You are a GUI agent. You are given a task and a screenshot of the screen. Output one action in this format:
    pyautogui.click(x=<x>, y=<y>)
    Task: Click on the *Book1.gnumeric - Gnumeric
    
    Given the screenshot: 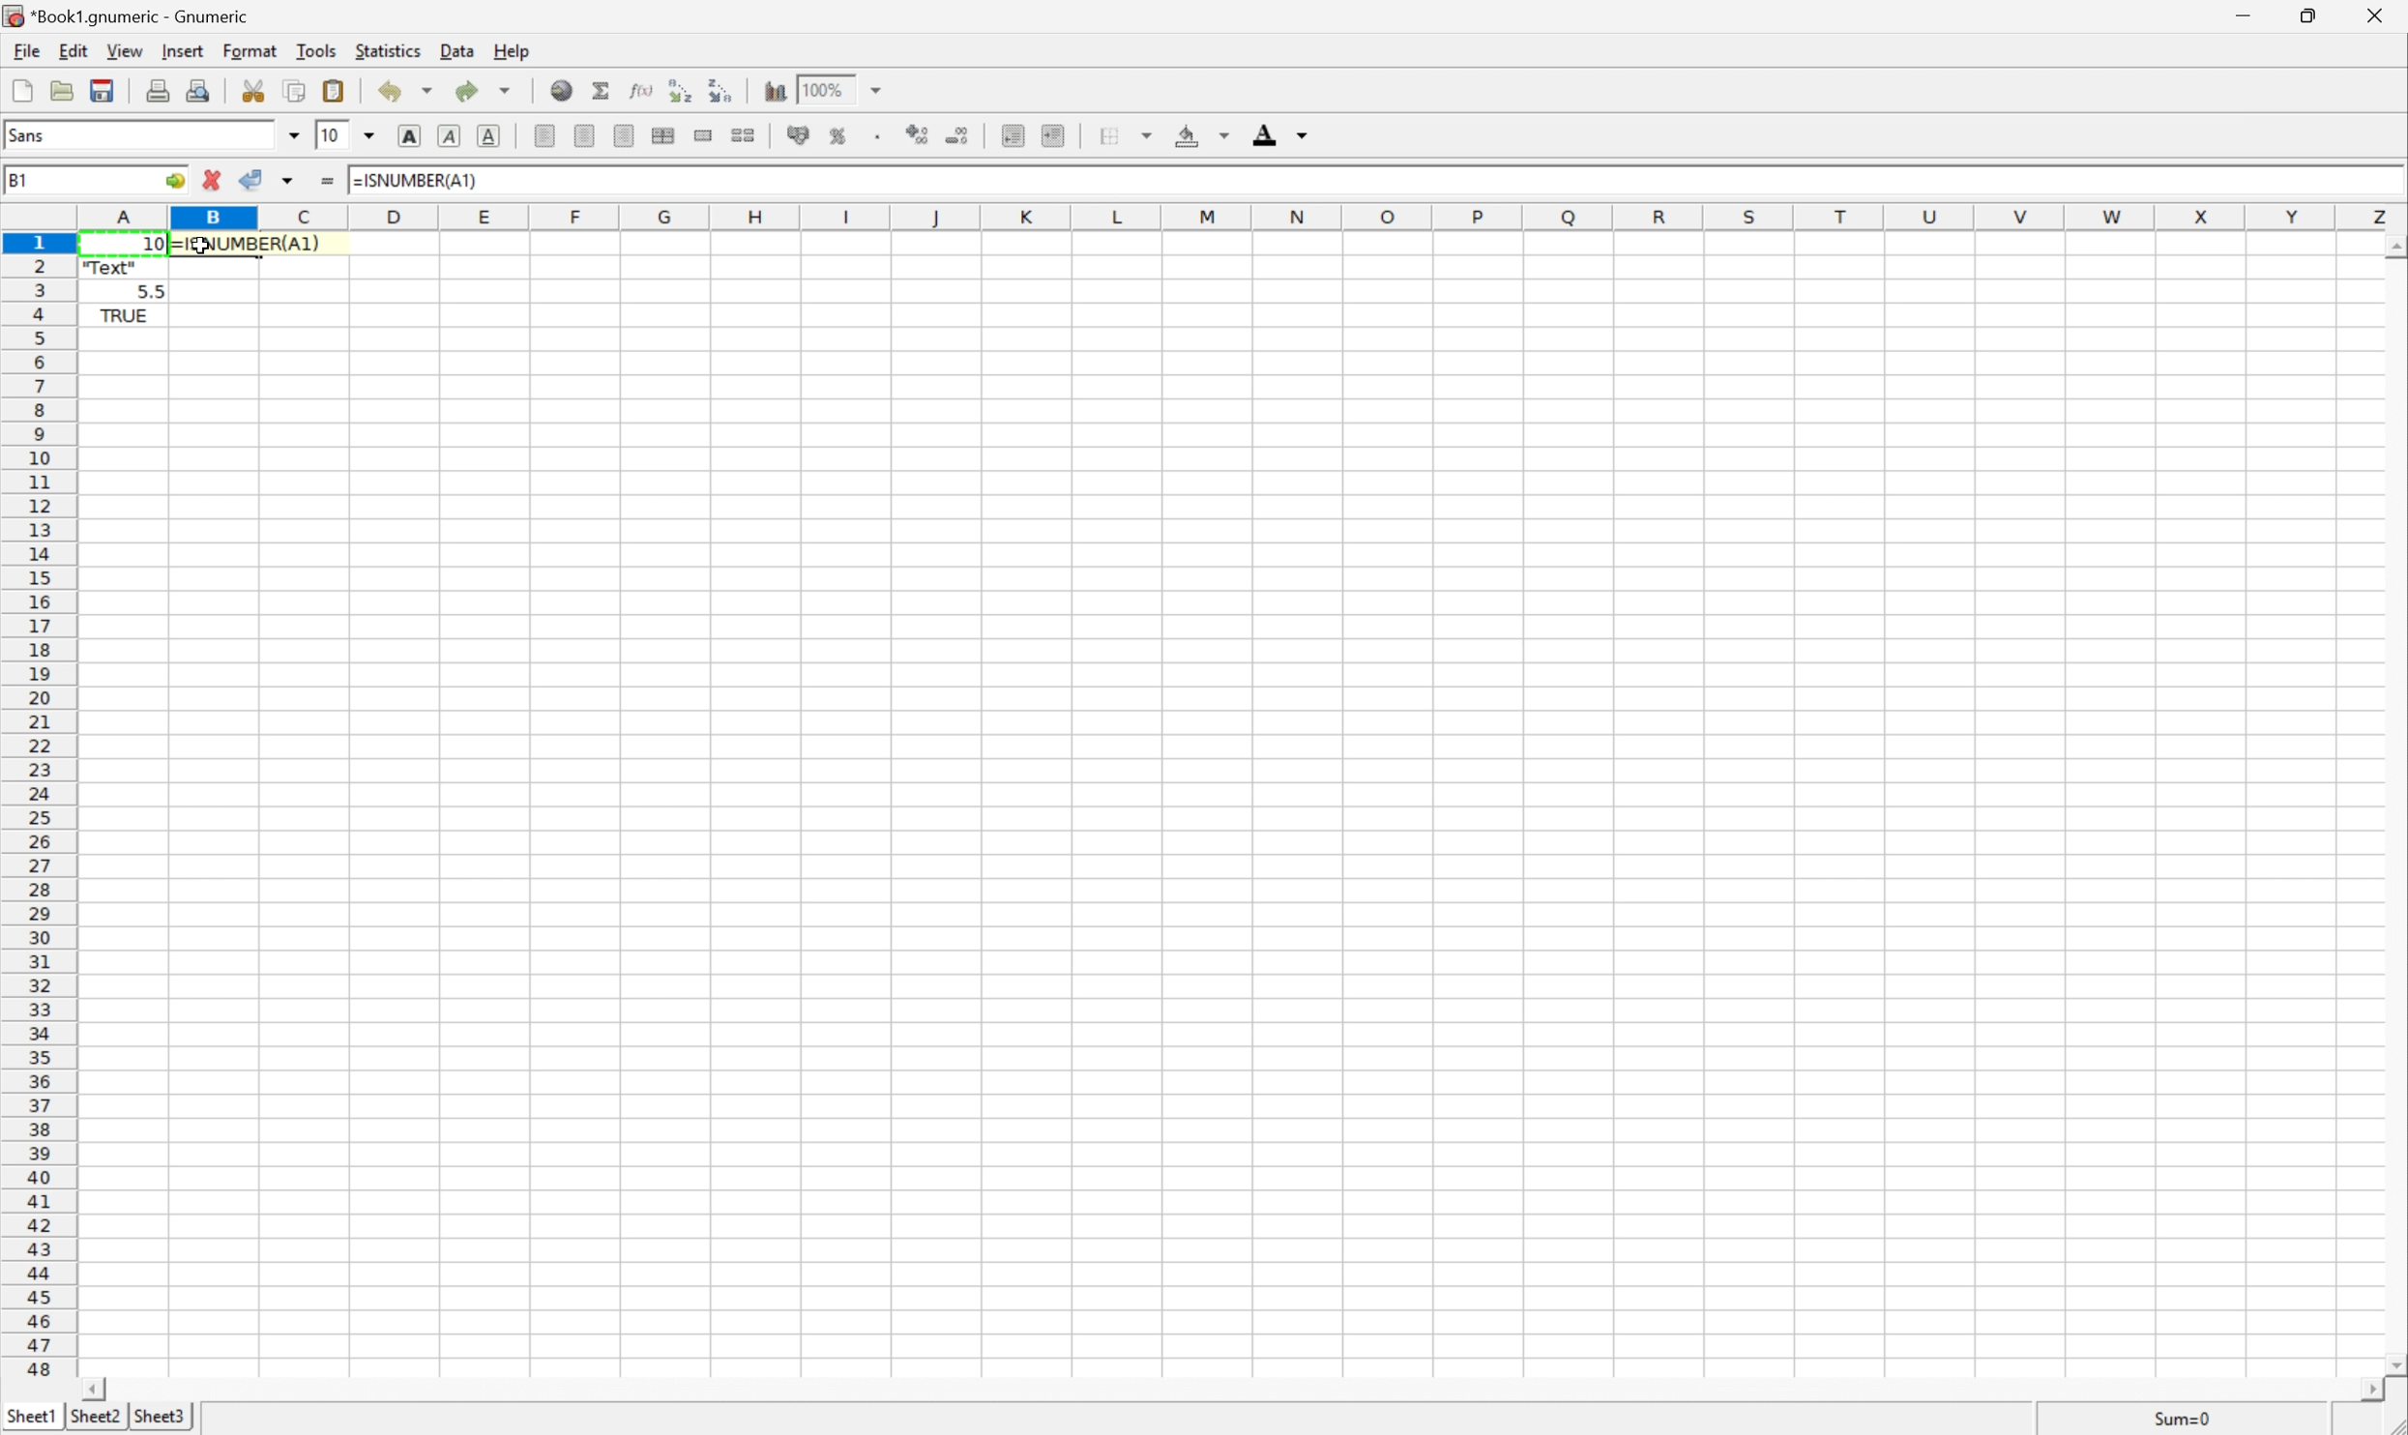 What is the action you would take?
    pyautogui.click(x=132, y=15)
    